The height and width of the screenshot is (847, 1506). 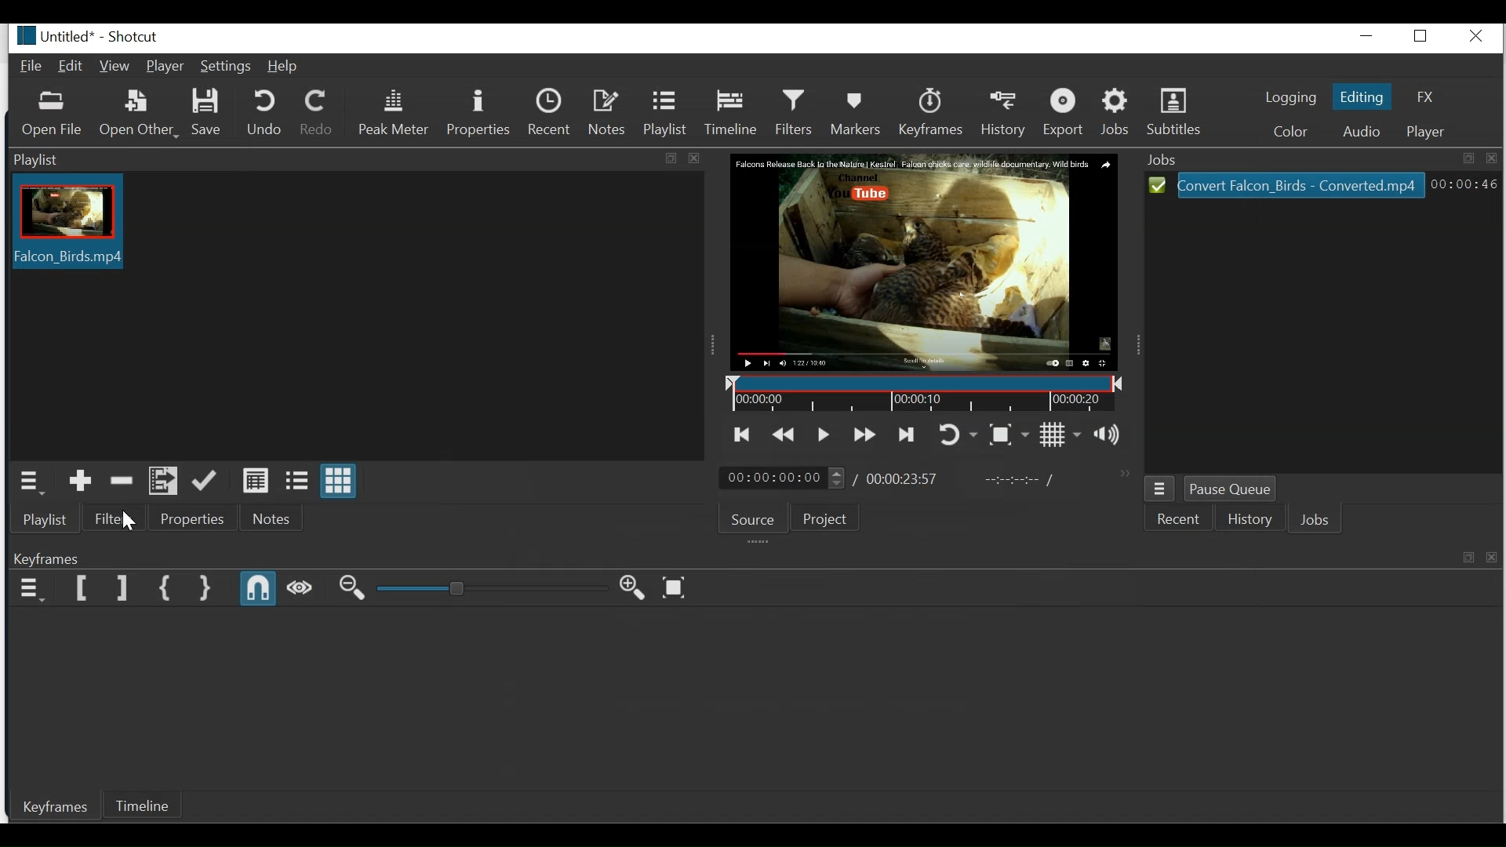 I want to click on Adjust Zoom Keyframe, so click(x=491, y=588).